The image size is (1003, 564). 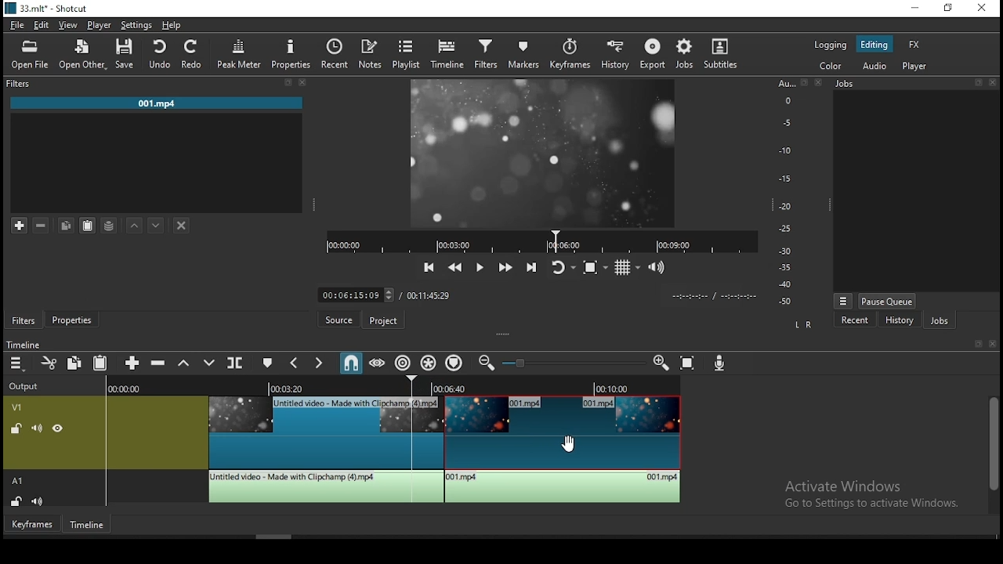 What do you see at coordinates (575, 363) in the screenshot?
I see `zoom in or zoom out slider` at bounding box center [575, 363].